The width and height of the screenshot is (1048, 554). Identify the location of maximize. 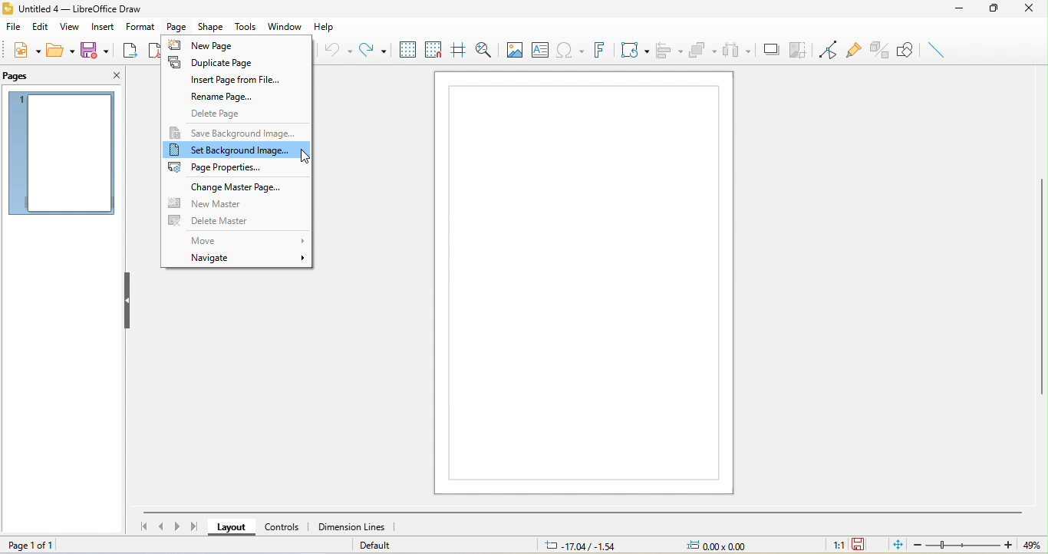
(997, 10).